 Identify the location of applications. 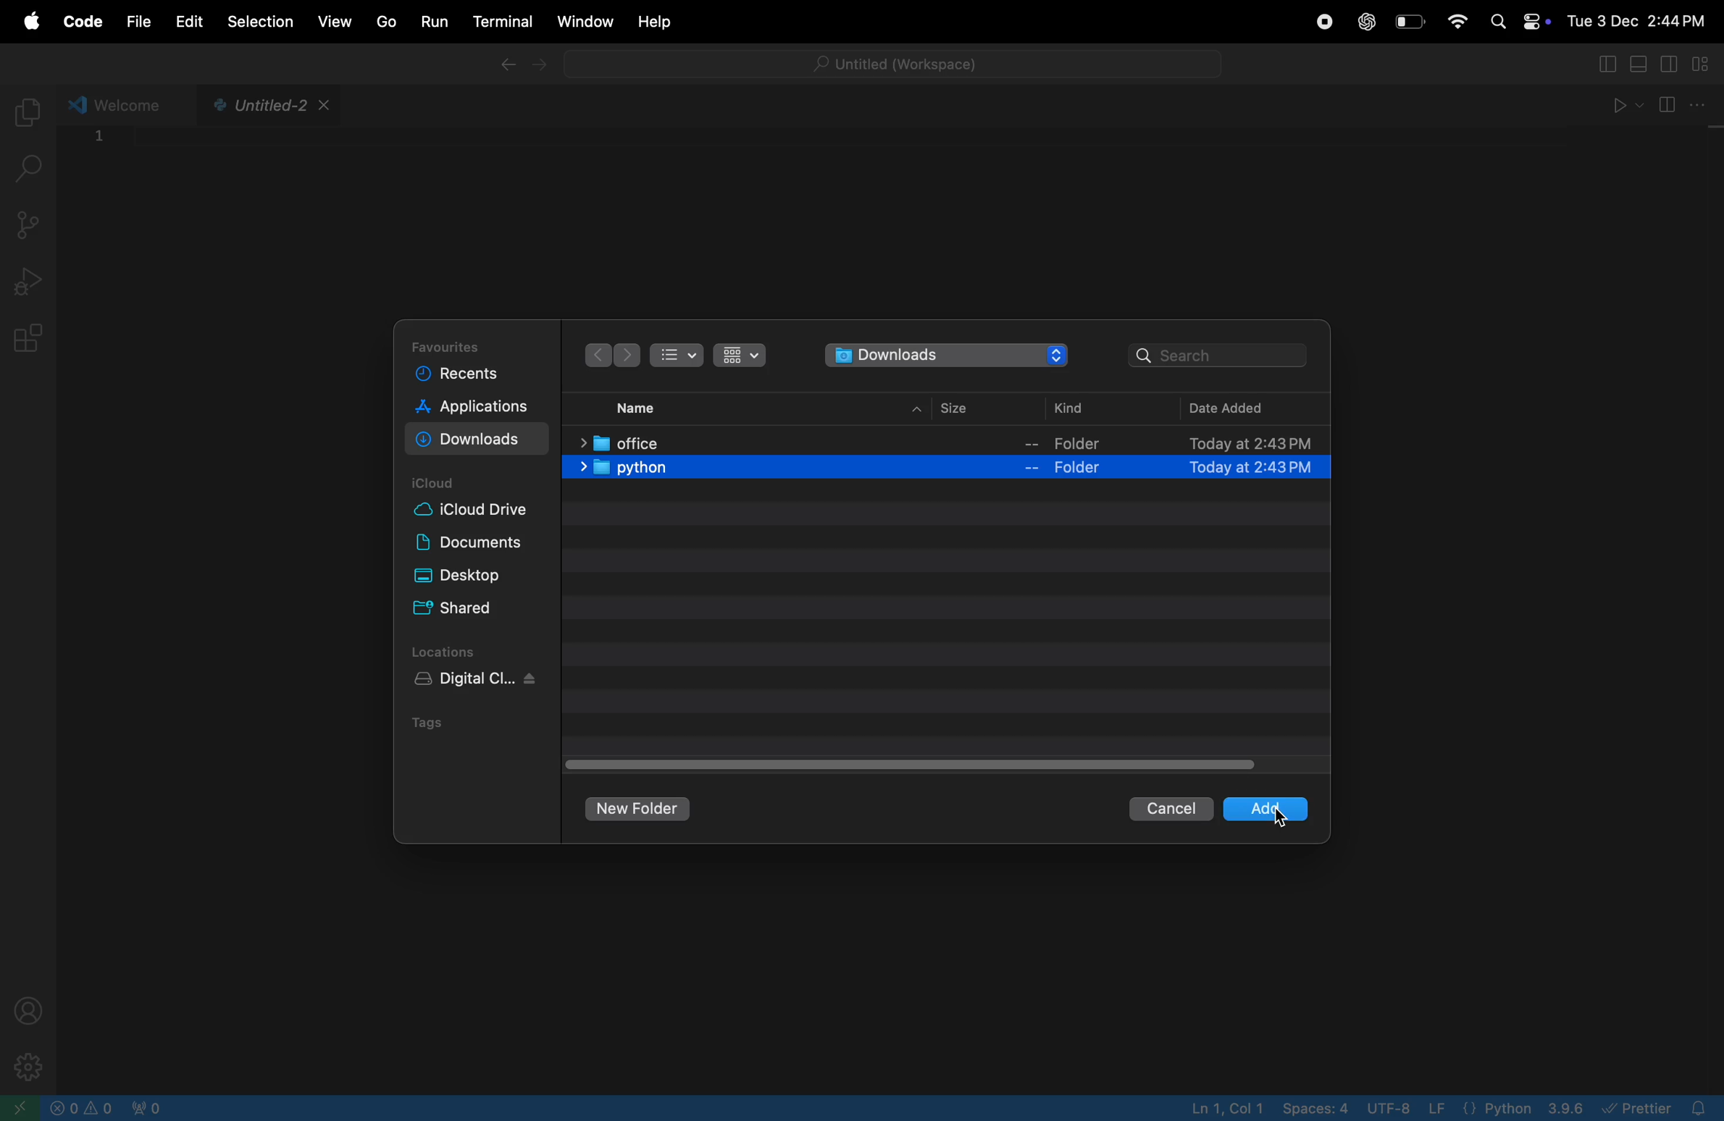
(481, 406).